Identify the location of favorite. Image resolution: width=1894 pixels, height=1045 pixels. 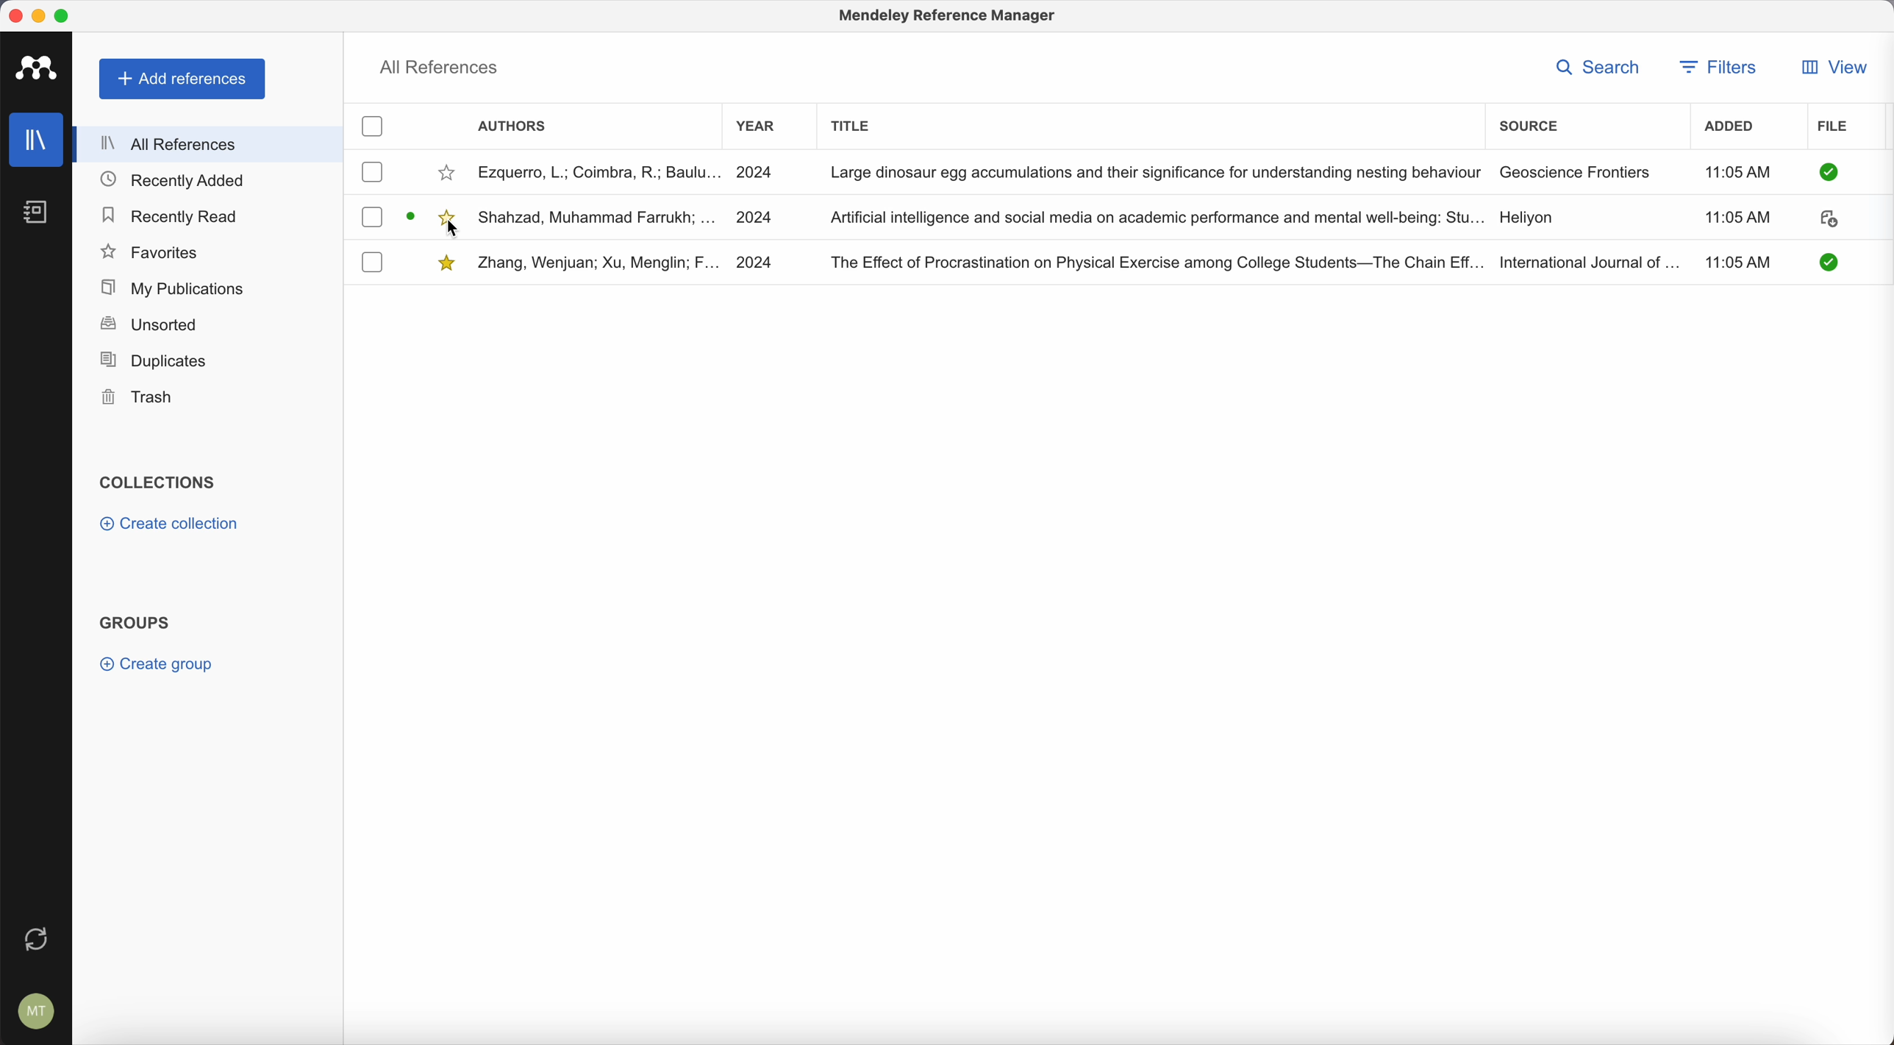
(448, 263).